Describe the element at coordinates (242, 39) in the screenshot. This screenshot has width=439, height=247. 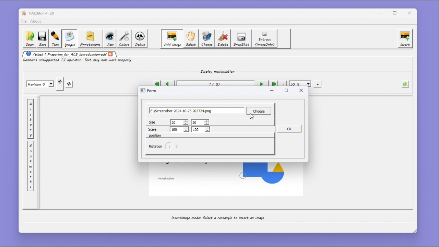
I see `SnapShot` at that location.